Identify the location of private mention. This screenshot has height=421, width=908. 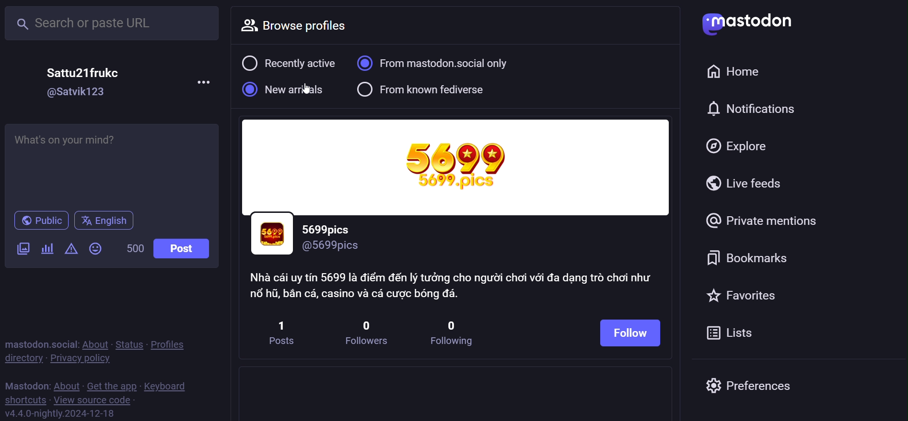
(765, 222).